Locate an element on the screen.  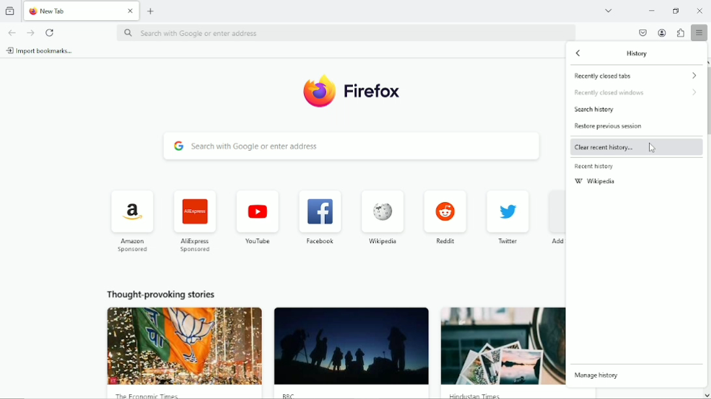
Hindustan Times is located at coordinates (479, 395).